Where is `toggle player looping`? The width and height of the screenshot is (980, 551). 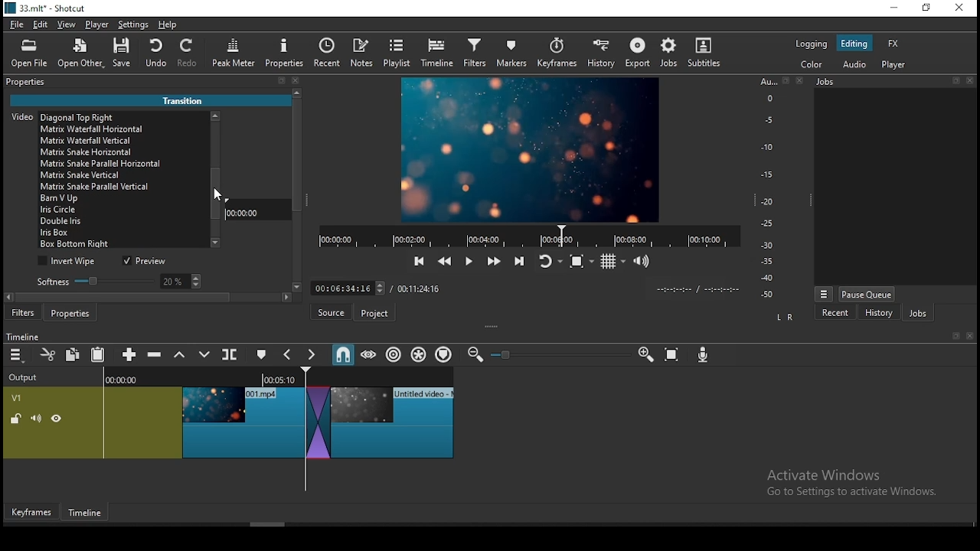 toggle player looping is located at coordinates (548, 262).